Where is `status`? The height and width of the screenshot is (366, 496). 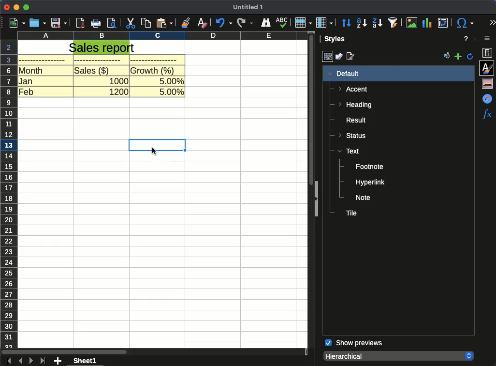 status is located at coordinates (354, 135).